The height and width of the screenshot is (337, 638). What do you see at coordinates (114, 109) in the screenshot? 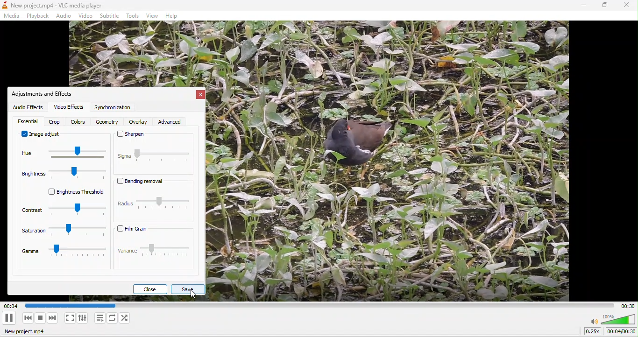
I see `synchronization` at bounding box center [114, 109].